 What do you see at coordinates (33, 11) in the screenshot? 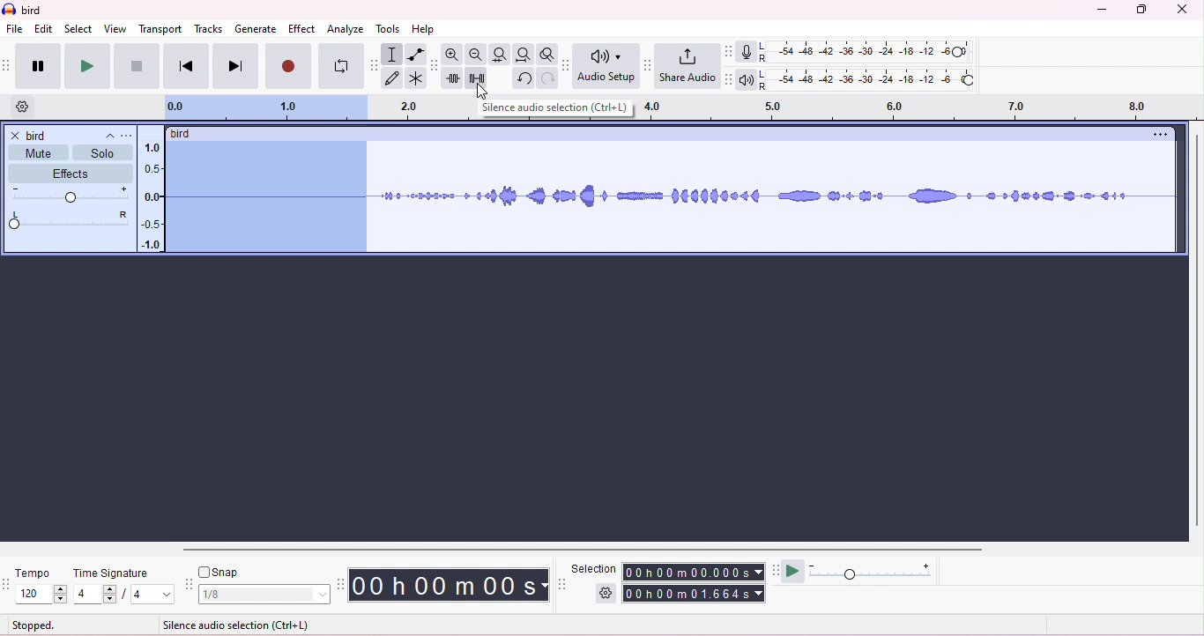
I see `bird` at bounding box center [33, 11].